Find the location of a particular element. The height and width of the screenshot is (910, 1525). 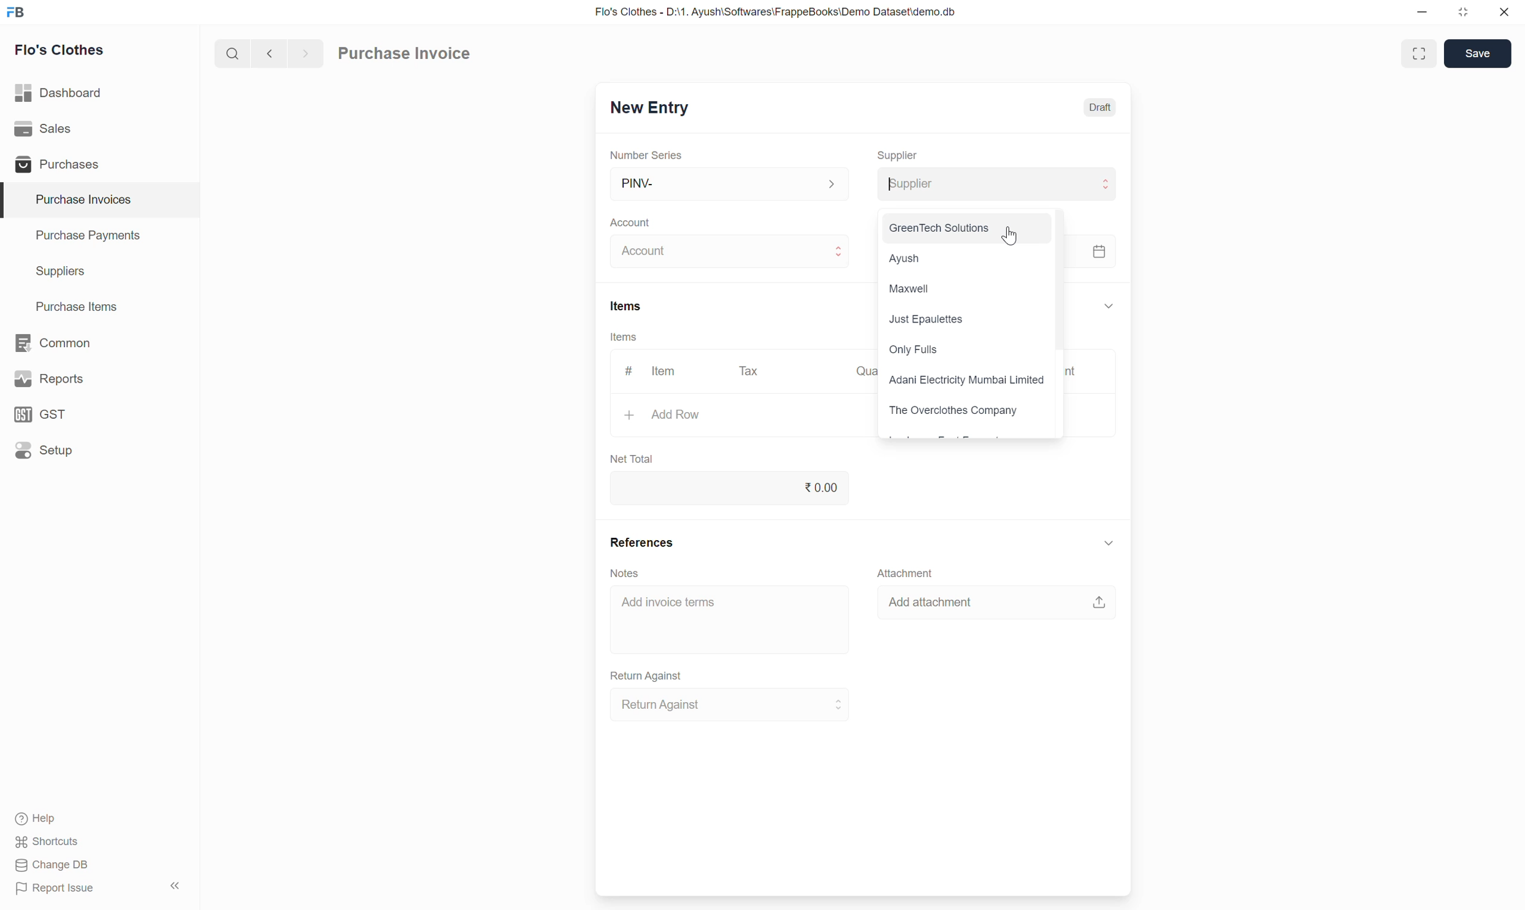

Next is located at coordinates (307, 53).